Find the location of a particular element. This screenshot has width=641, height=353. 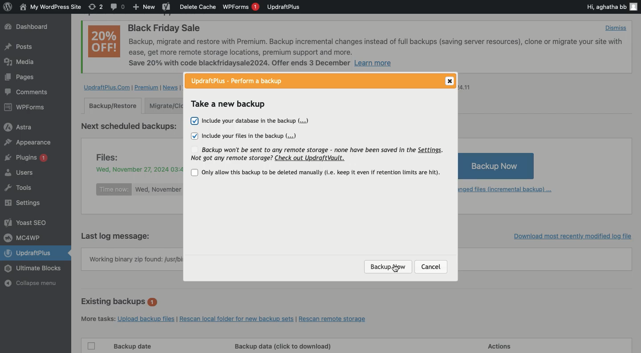

UpdraftPlus.com is located at coordinates (107, 87).